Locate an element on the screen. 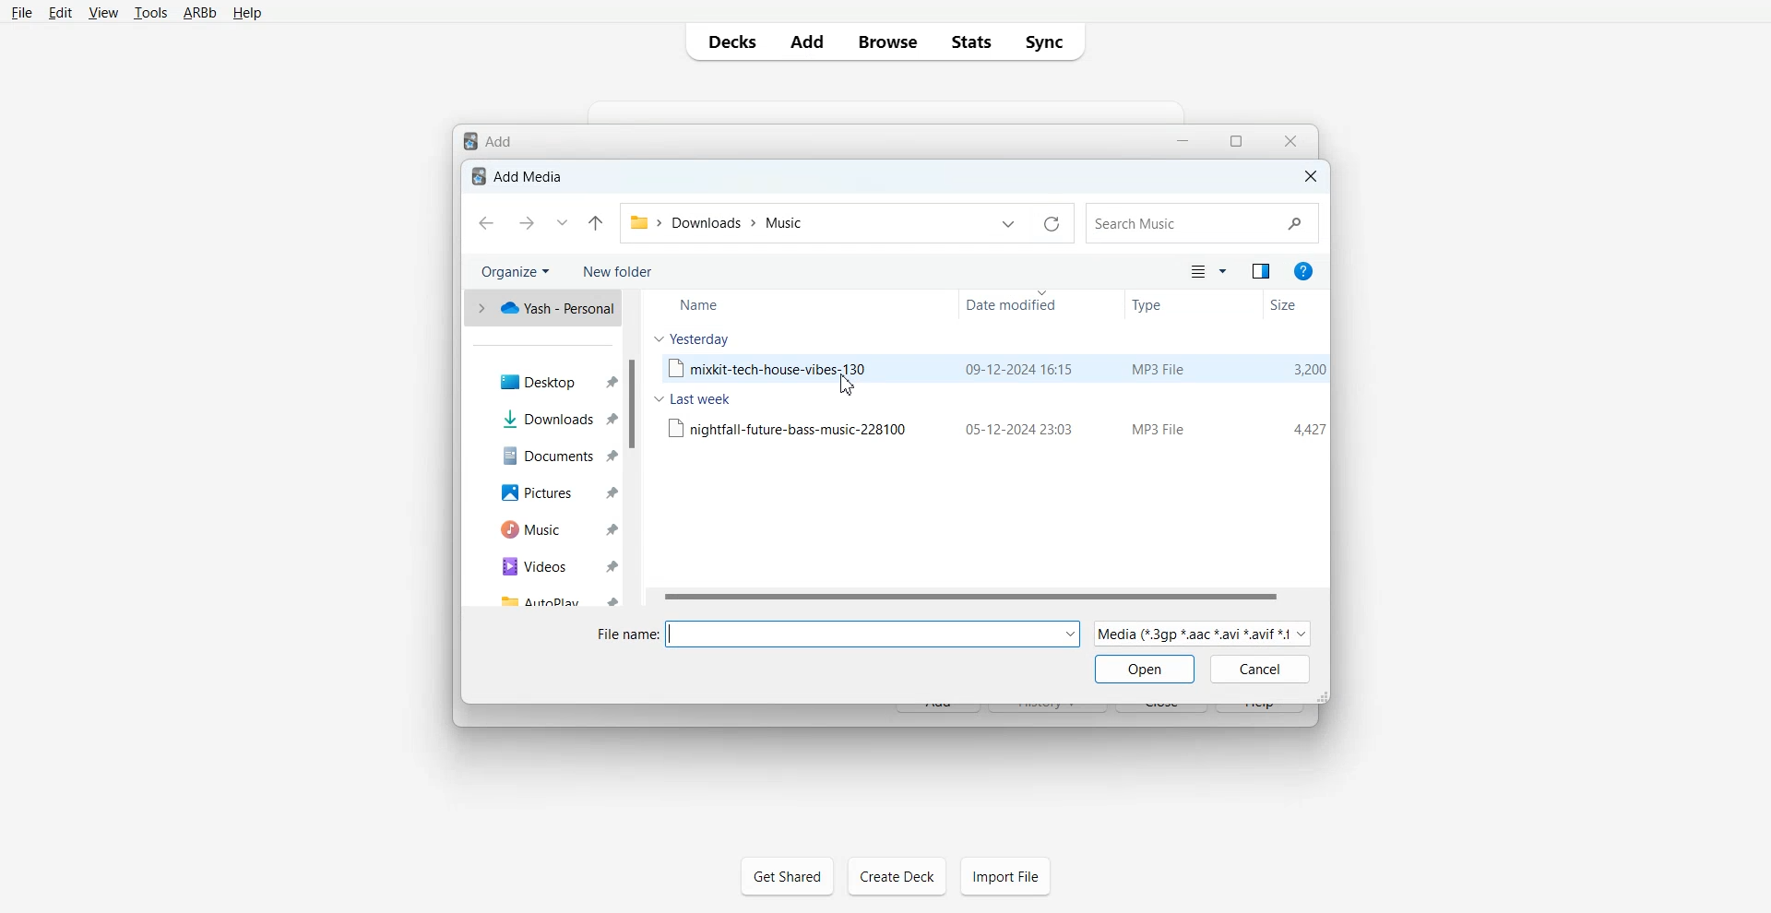  cursor is located at coordinates (849, 385).